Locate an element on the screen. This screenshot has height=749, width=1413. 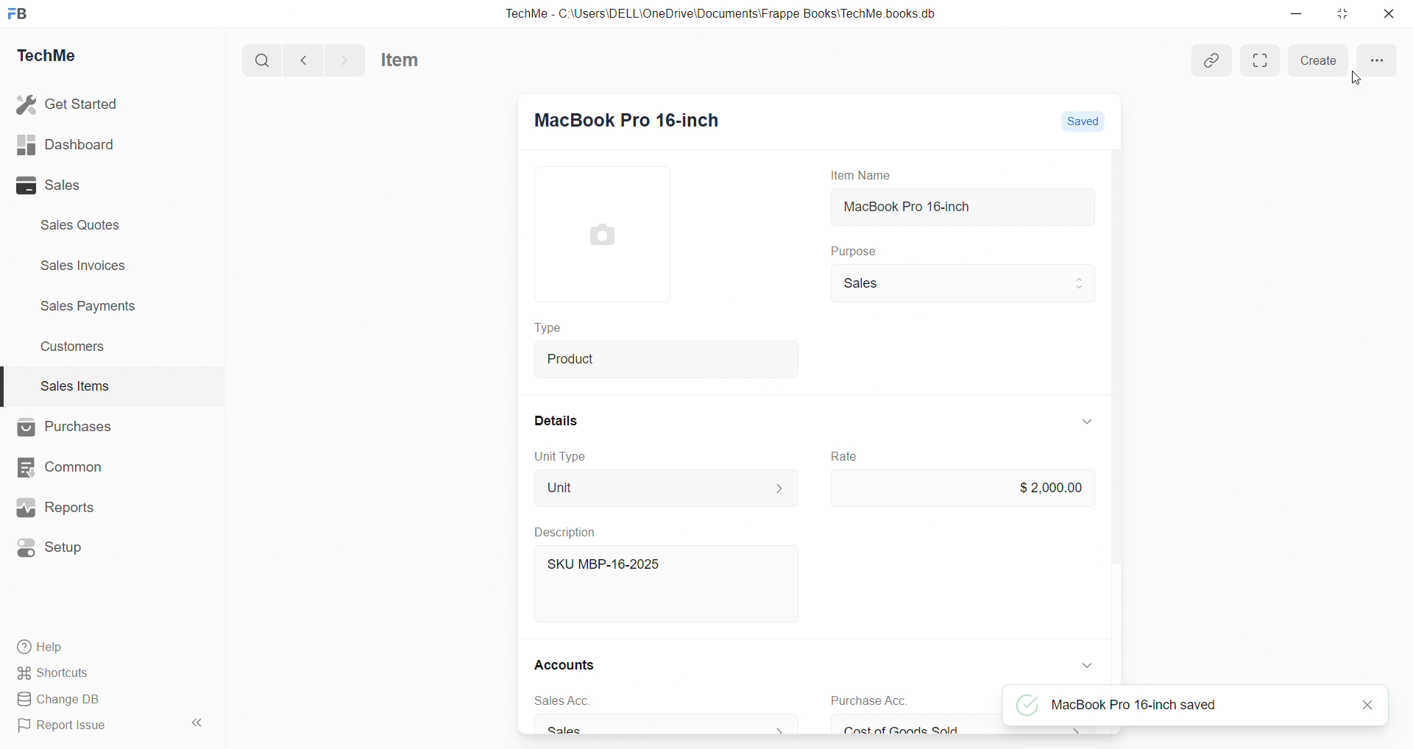
TechMe is located at coordinates (52, 54).